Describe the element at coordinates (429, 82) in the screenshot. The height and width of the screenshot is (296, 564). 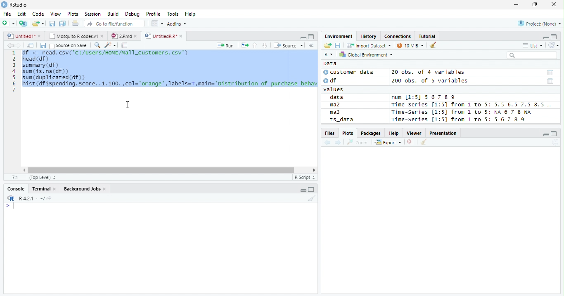
I see `200 obs. of 5 variables` at that location.